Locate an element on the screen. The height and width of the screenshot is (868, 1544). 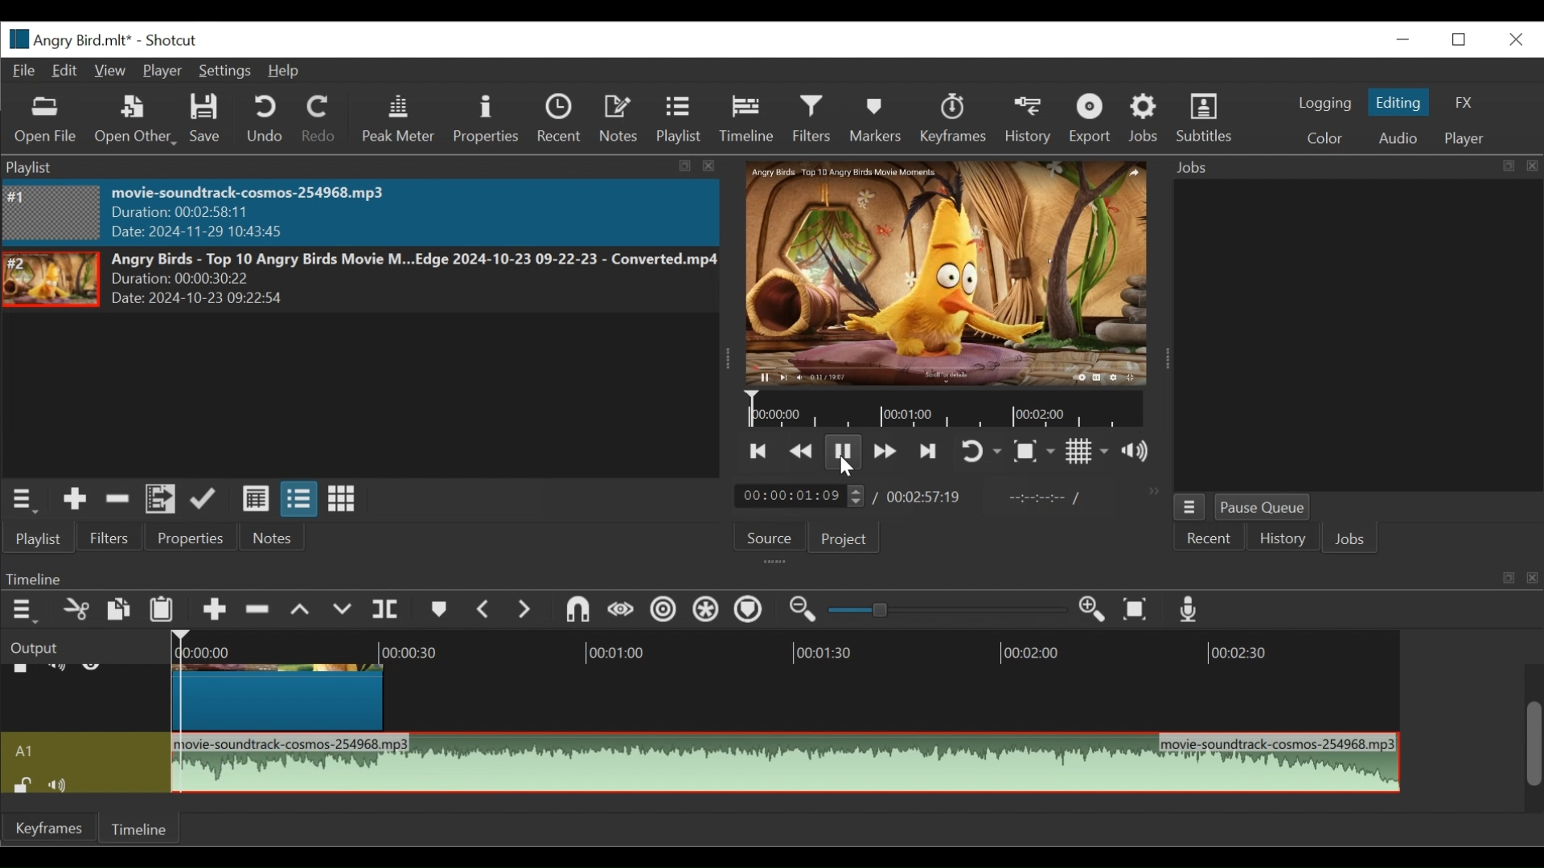
Open File is located at coordinates (43, 121).